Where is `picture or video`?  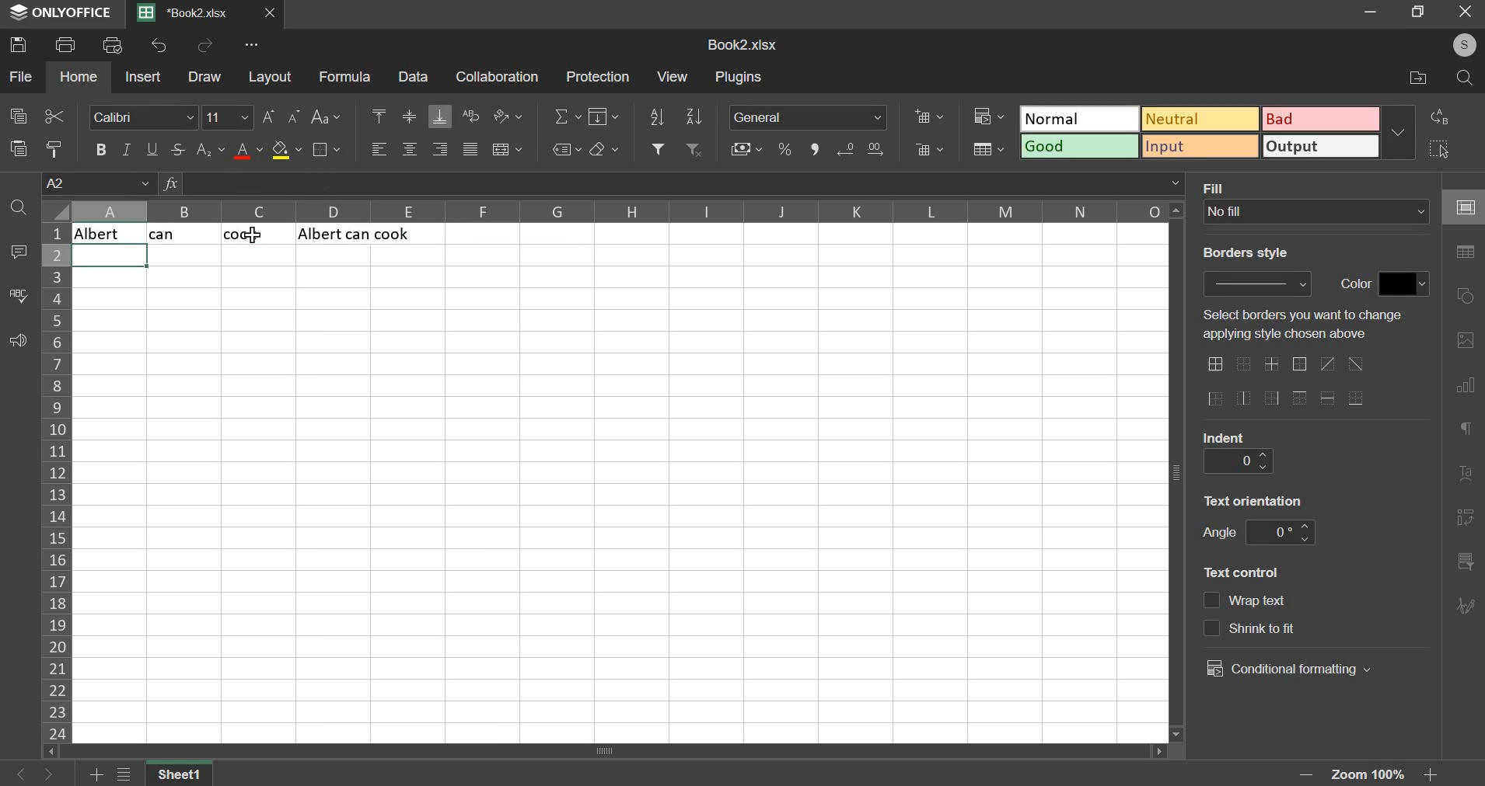
picture or video is located at coordinates (1465, 342).